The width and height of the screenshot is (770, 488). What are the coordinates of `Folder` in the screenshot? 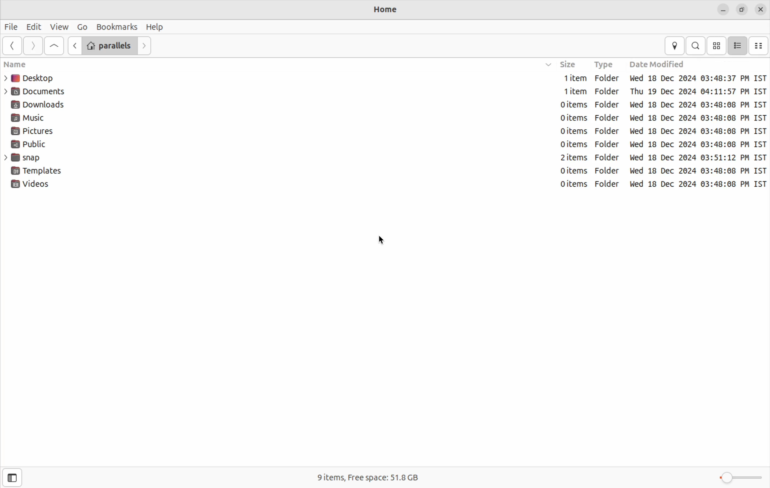 It's located at (609, 118).